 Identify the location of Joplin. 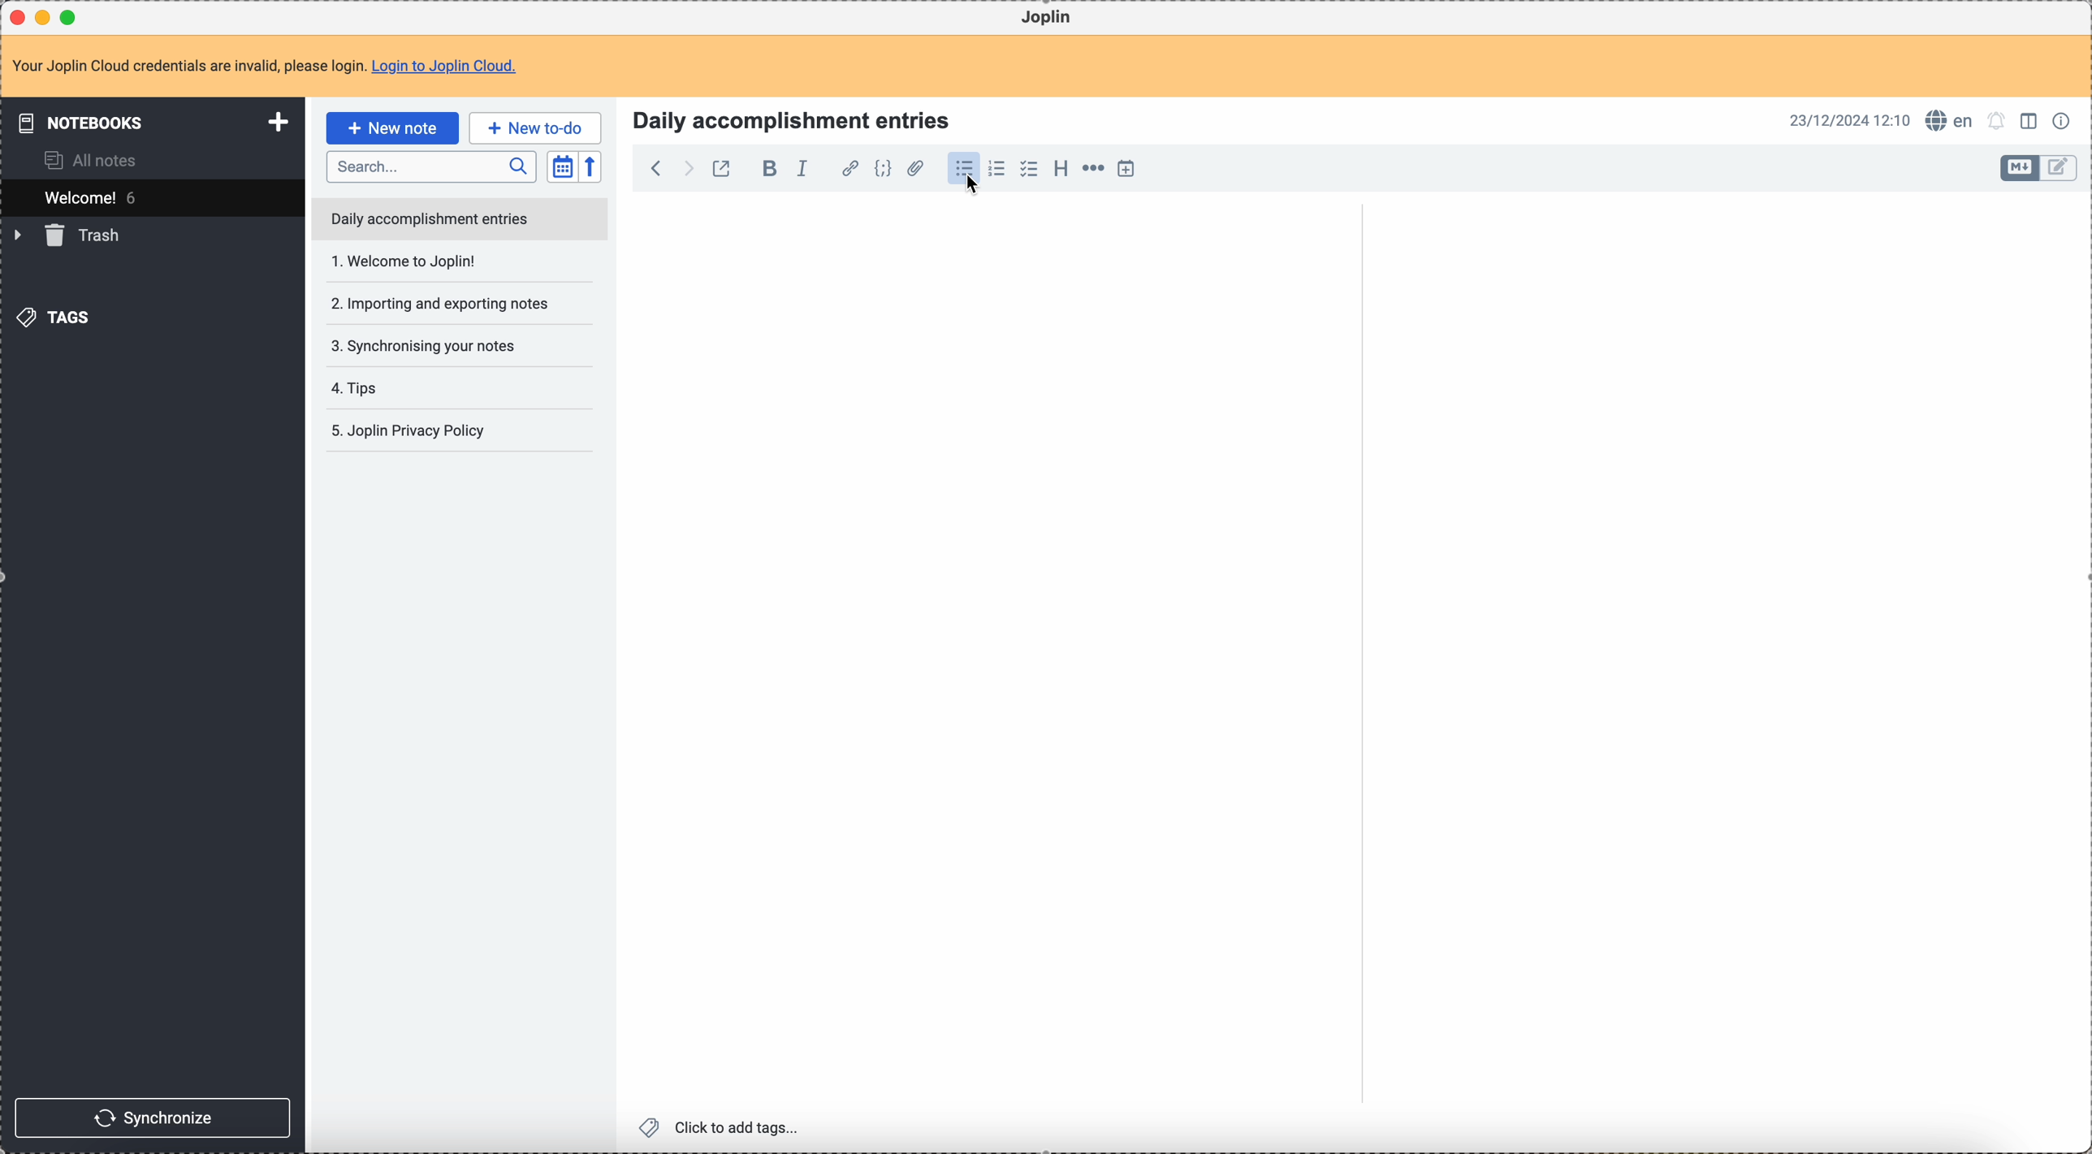
(1048, 18).